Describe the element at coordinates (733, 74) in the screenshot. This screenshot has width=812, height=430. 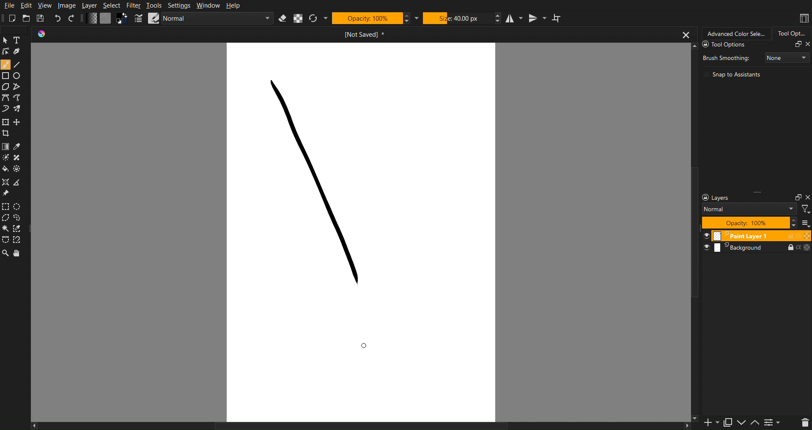
I see `Snap to Assistants` at that location.